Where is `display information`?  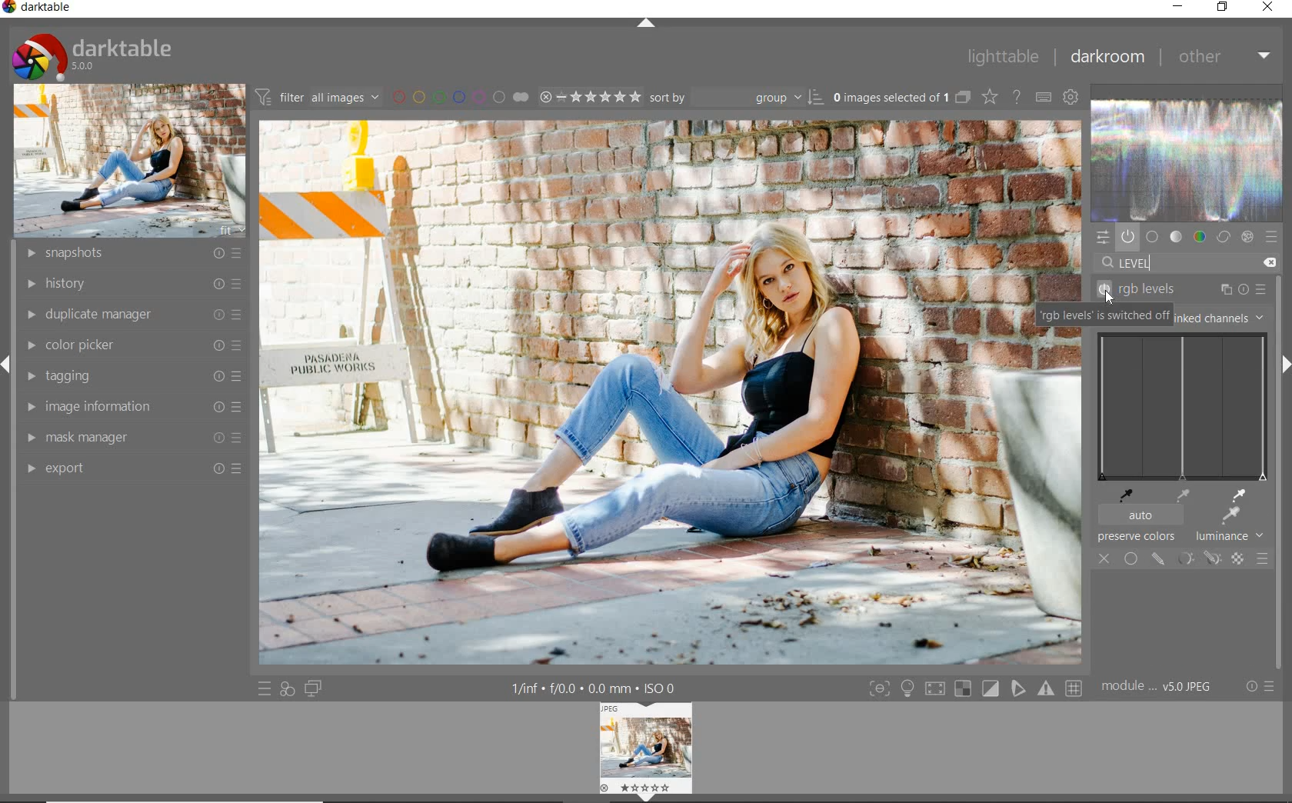 display information is located at coordinates (606, 688).